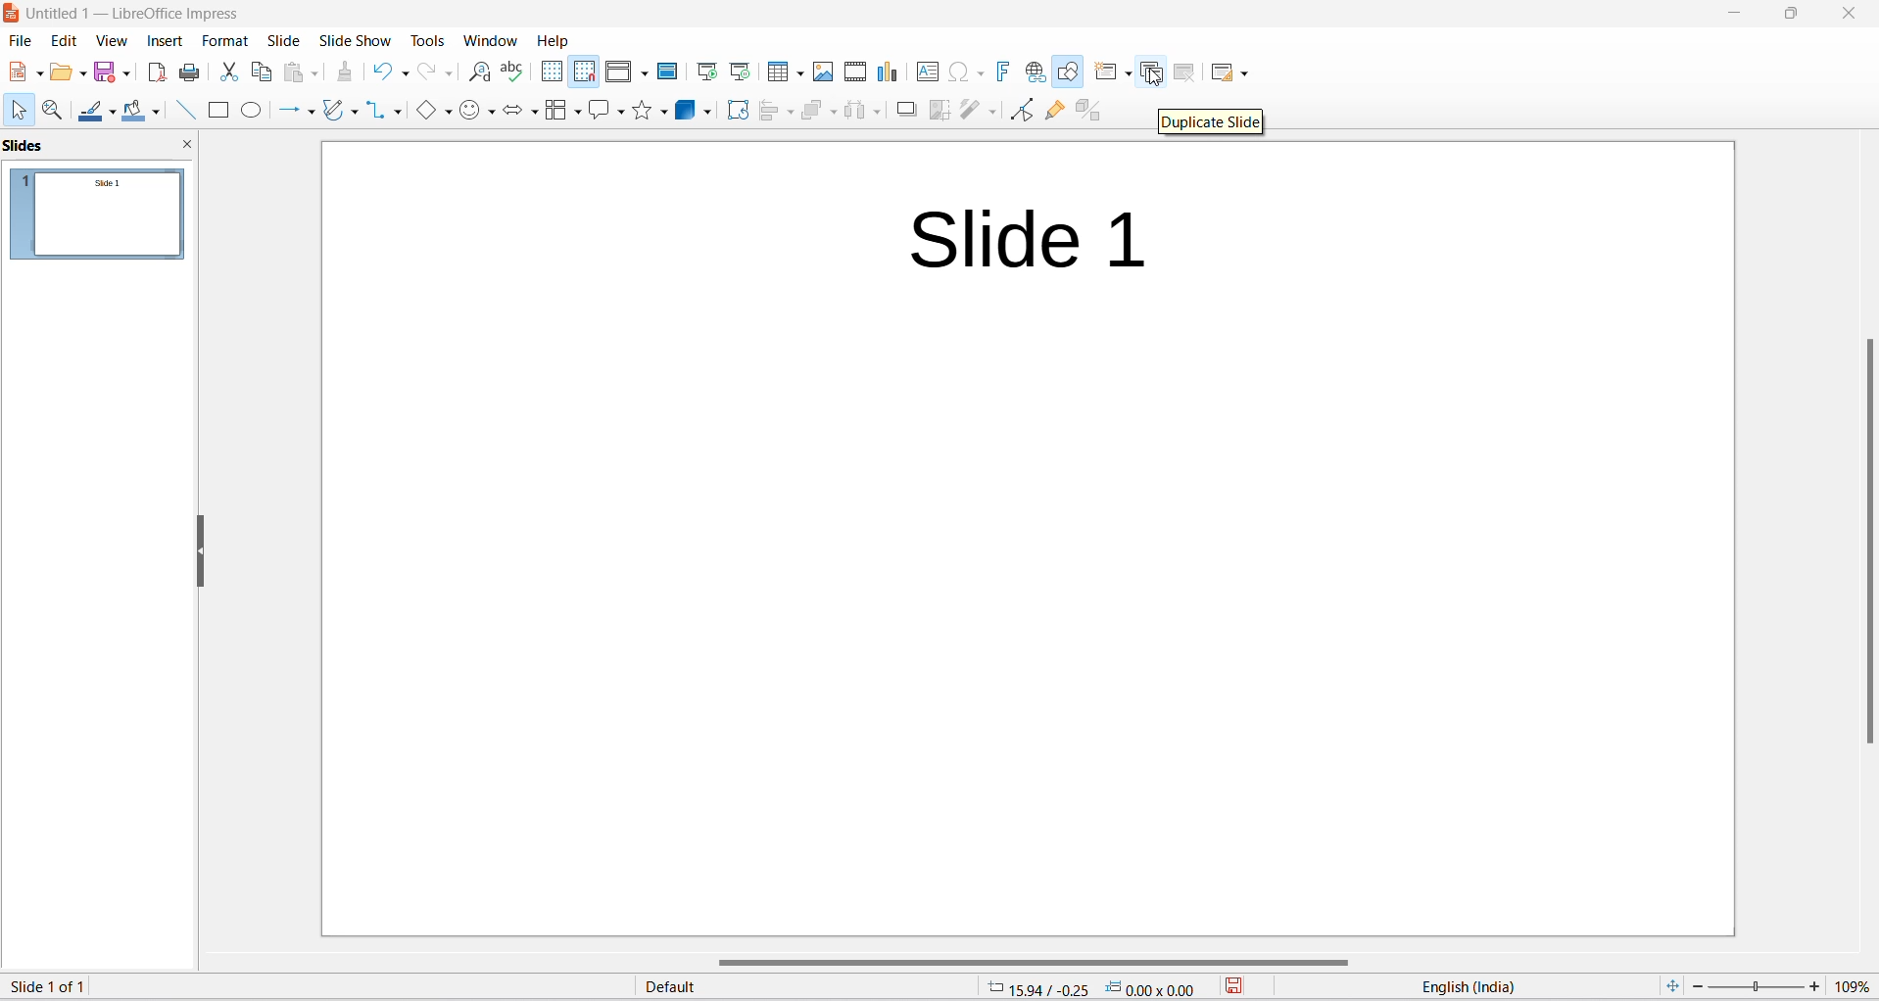 The height and width of the screenshot is (1001, 1879). What do you see at coordinates (704, 71) in the screenshot?
I see `start from first slide` at bounding box center [704, 71].